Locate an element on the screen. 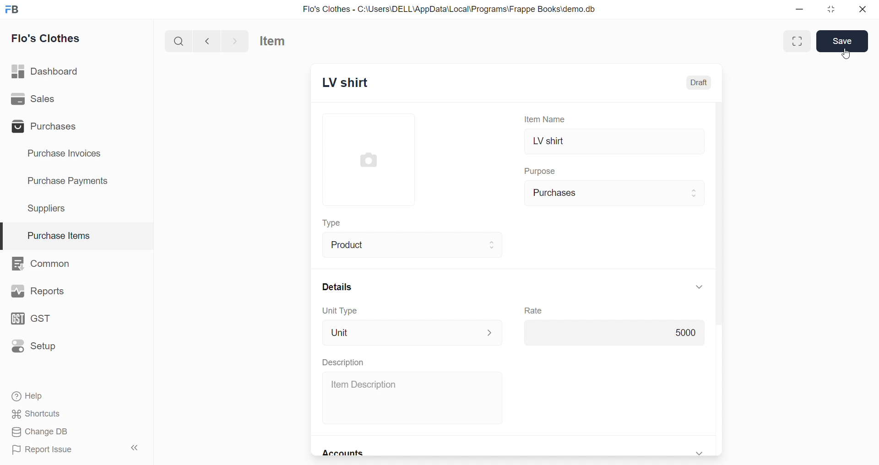 This screenshot has width=879, height=465. cursor is located at coordinates (846, 55).